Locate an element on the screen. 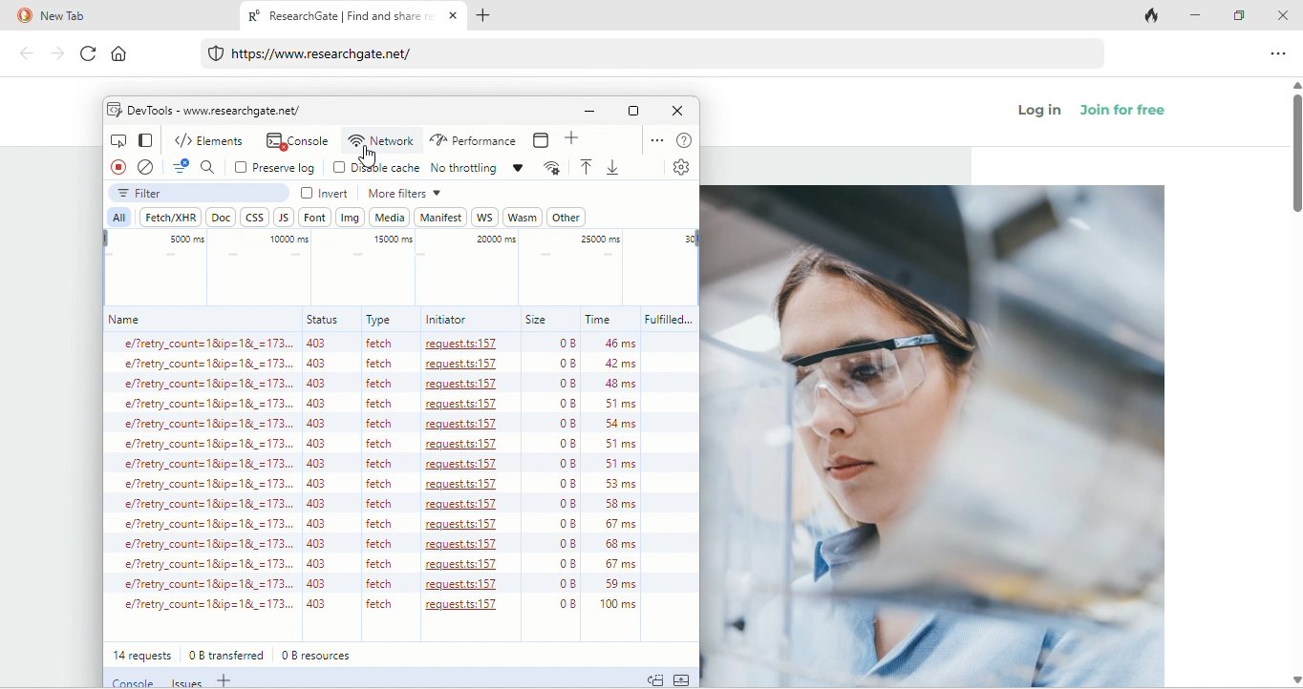 Image resolution: width=1303 pixels, height=689 pixels. type is located at coordinates (380, 320).